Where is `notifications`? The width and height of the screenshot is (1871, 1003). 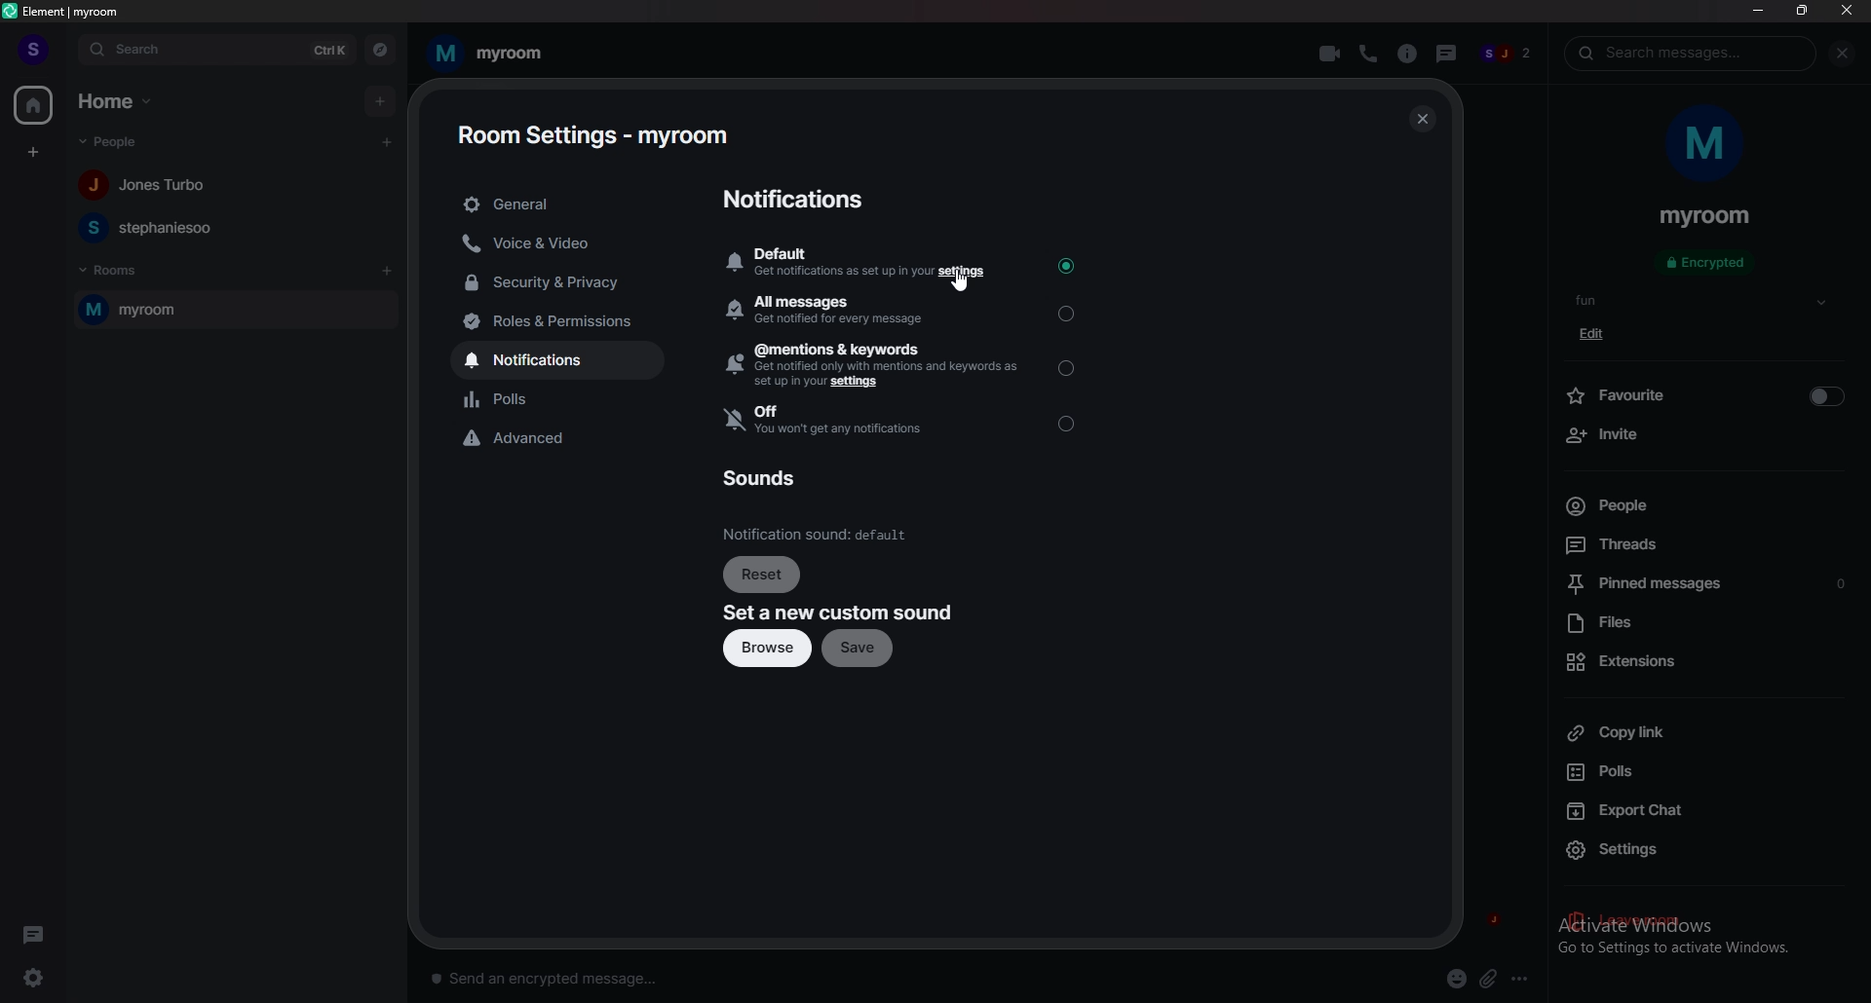
notifications is located at coordinates (570, 359).